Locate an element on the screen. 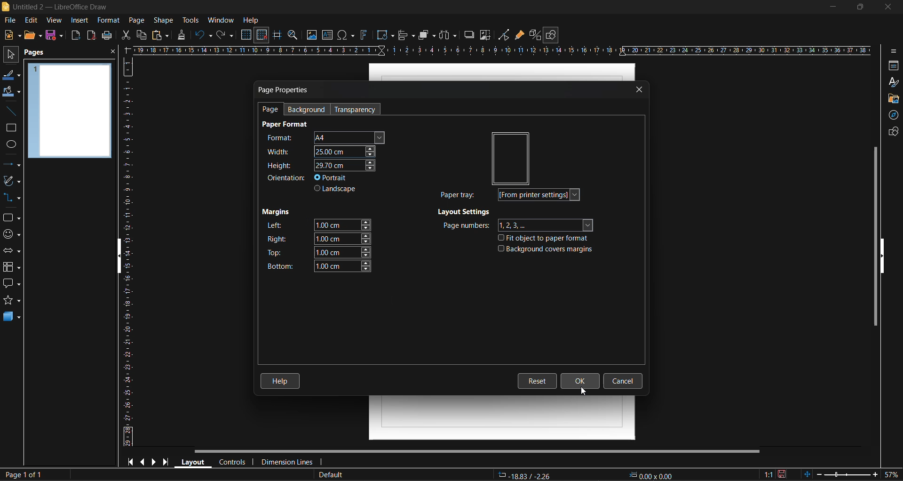 The height and width of the screenshot is (481, 903). page numbers is located at coordinates (517, 225).